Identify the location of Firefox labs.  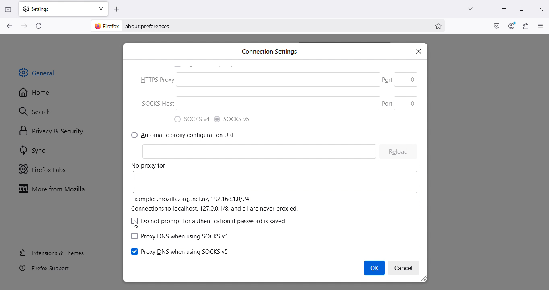
(43, 170).